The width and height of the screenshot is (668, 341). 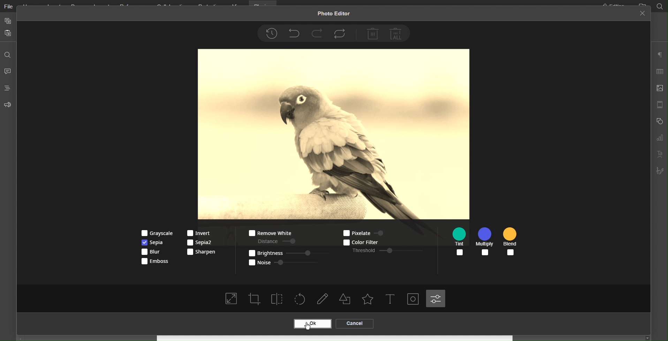 What do you see at coordinates (275, 241) in the screenshot?
I see `Distance` at bounding box center [275, 241].